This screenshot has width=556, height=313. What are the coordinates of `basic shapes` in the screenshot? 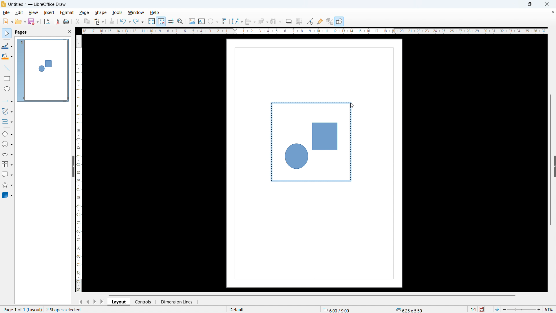 It's located at (8, 134).